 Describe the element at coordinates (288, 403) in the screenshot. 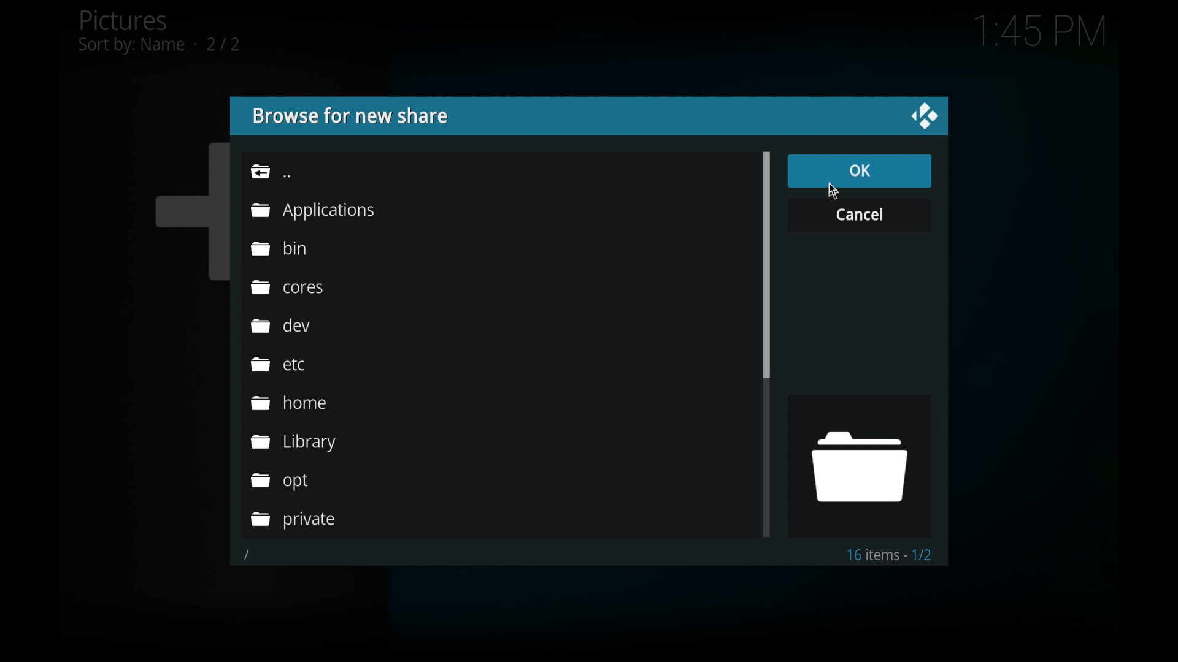

I see `home` at that location.